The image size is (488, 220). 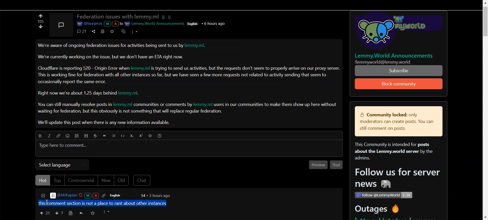 What do you see at coordinates (155, 23) in the screenshot?
I see `wr Lemmy.World Announcement:` at bounding box center [155, 23].